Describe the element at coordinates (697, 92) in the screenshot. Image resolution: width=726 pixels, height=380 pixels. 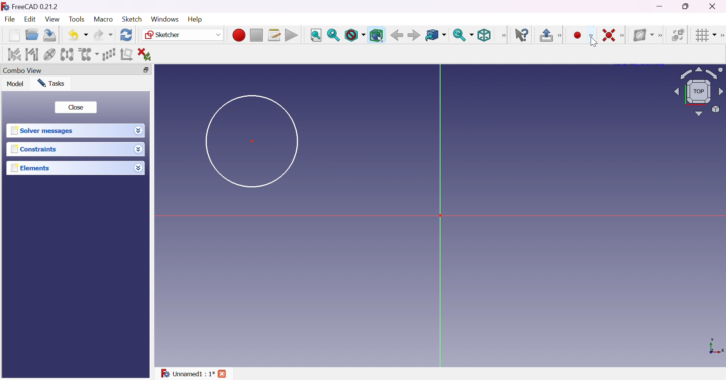
I see `Viewing angle` at that location.